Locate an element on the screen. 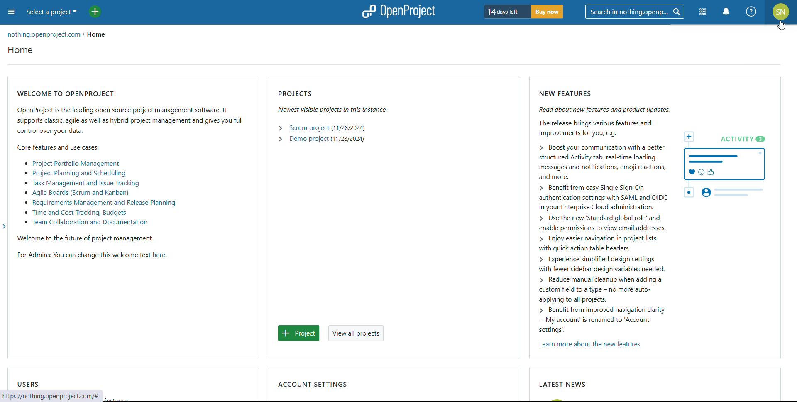 The width and height of the screenshot is (797, 402). add project is located at coordinates (95, 12).